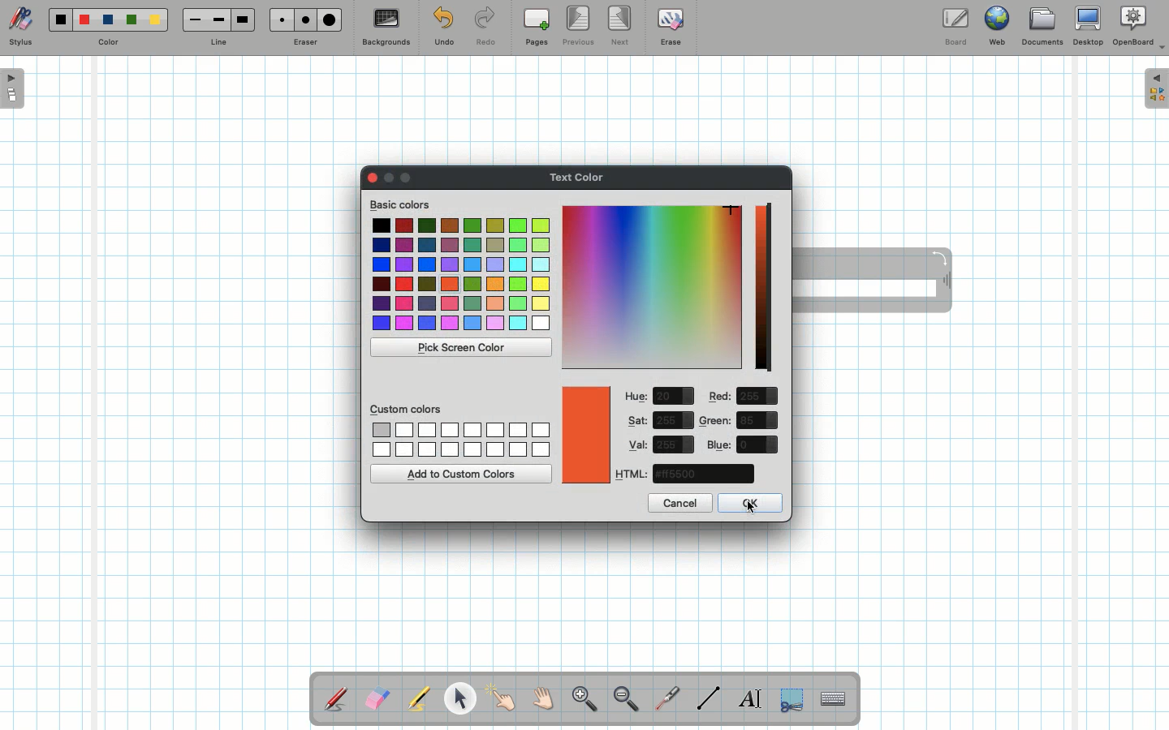 Image resolution: width=1169 pixels, height=730 pixels. I want to click on Eraser, so click(304, 44).